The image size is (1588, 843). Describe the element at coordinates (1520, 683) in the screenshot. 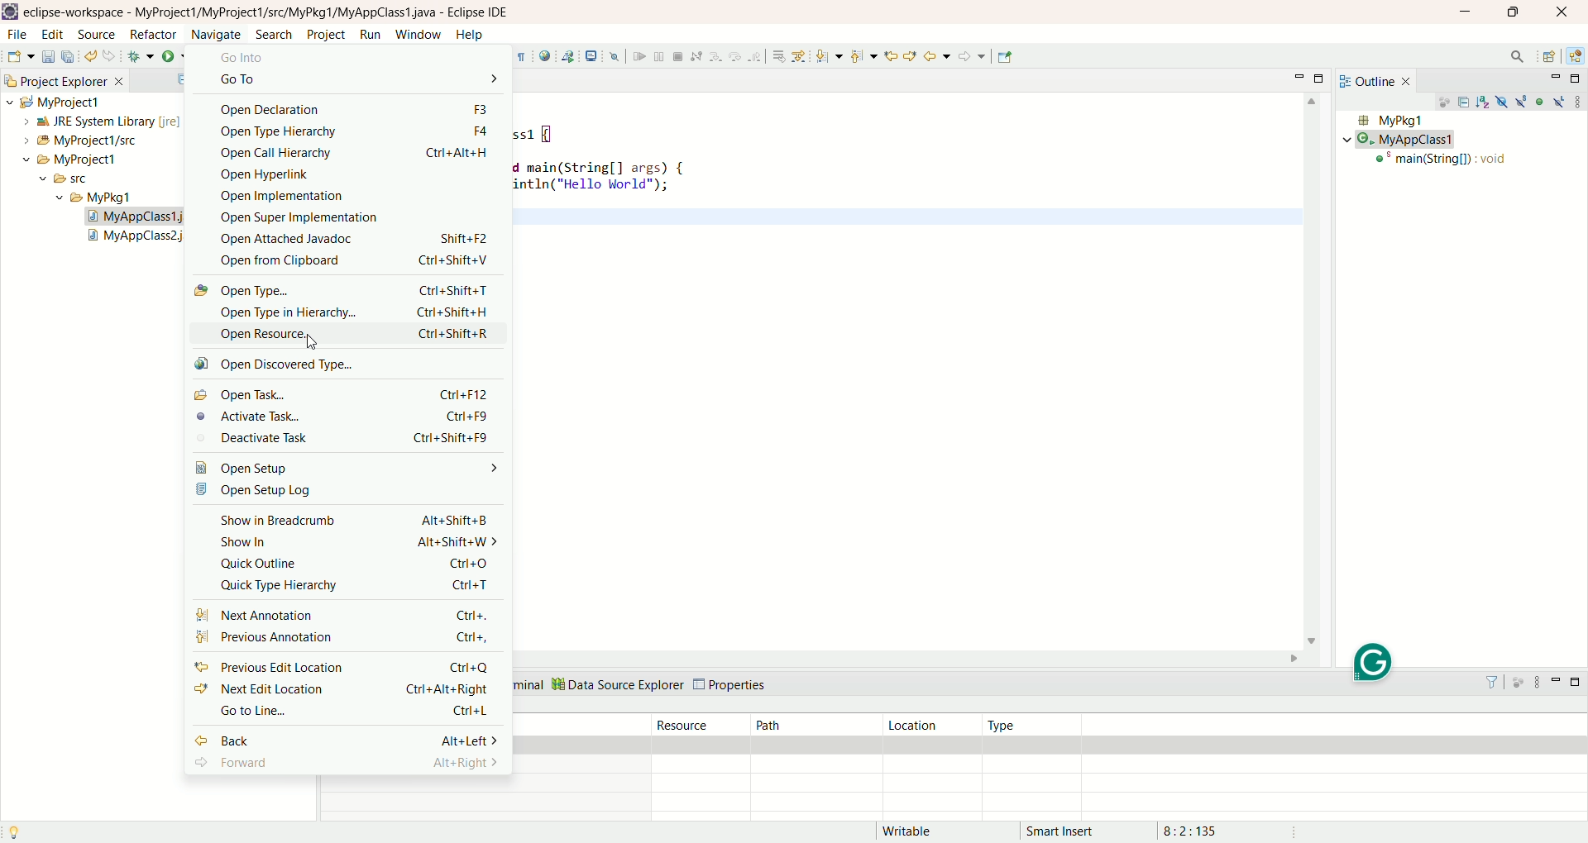

I see `focus on active task` at that location.